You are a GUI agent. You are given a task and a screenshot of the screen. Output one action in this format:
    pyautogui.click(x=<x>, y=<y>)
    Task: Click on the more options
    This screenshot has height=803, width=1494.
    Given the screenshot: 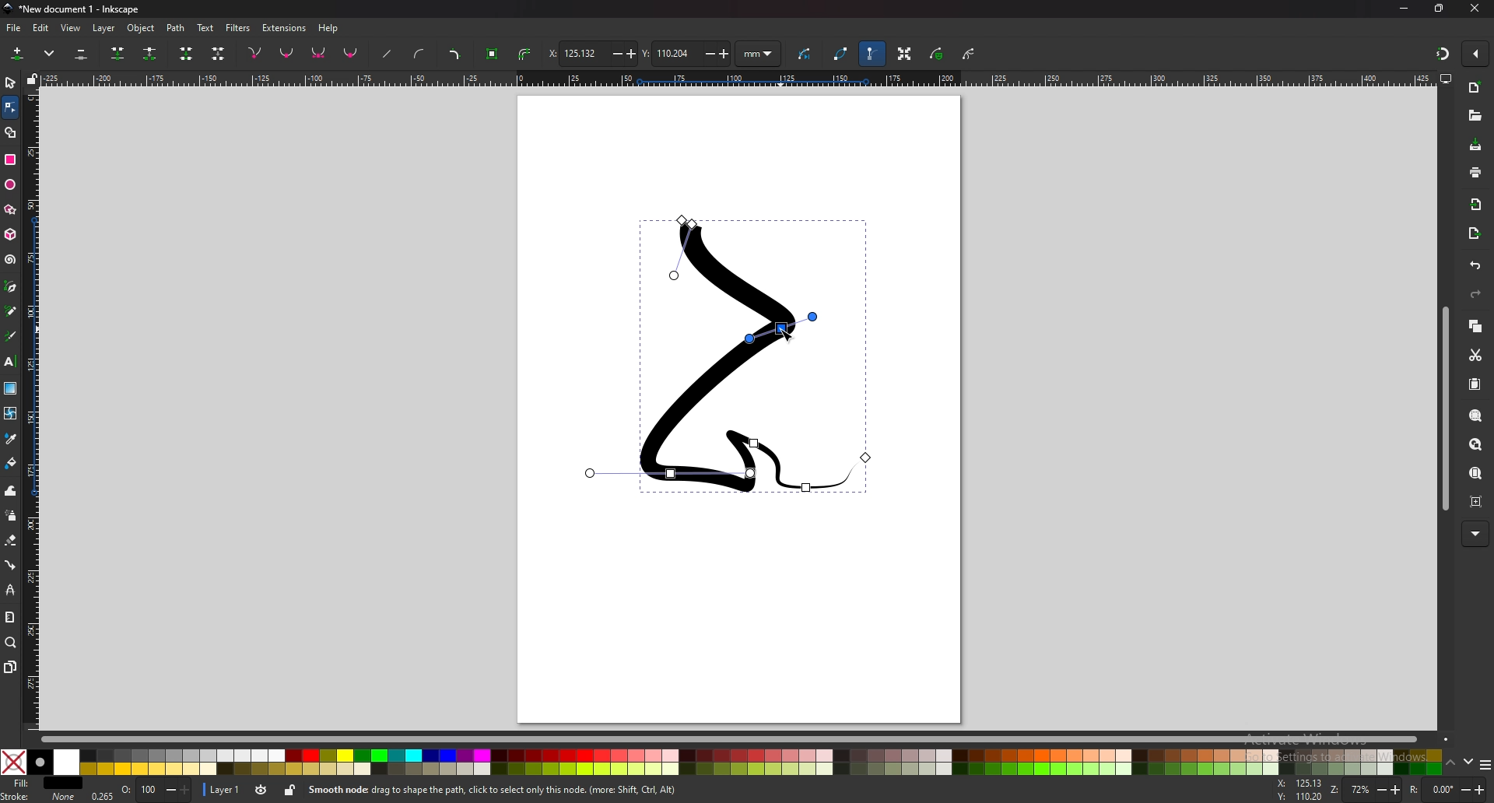 What is the action you would take?
    pyautogui.click(x=52, y=54)
    